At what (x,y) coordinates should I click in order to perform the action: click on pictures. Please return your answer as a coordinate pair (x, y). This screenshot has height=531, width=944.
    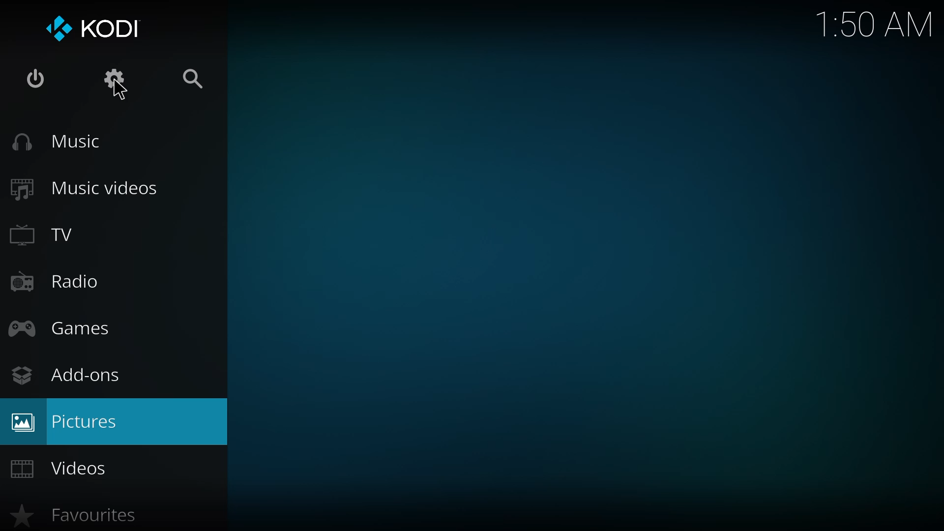
    Looking at the image, I should click on (68, 422).